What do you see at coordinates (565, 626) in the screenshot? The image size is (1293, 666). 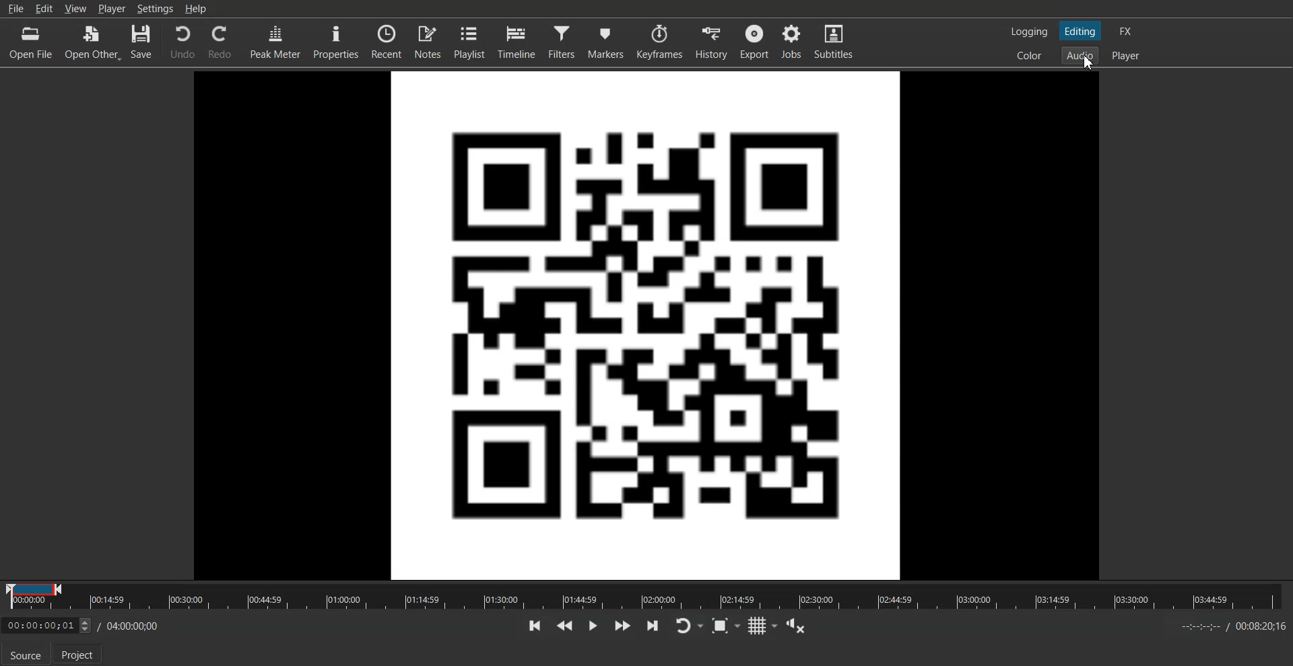 I see `Play quickly backward` at bounding box center [565, 626].